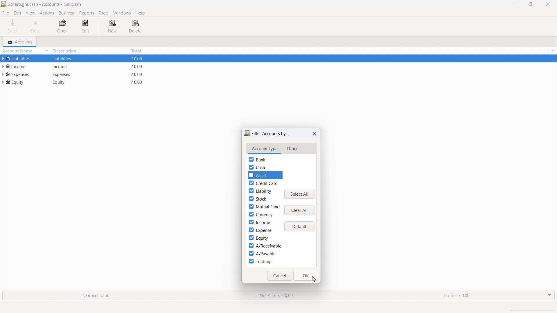 This screenshot has width=557, height=313. I want to click on edit, so click(87, 26).